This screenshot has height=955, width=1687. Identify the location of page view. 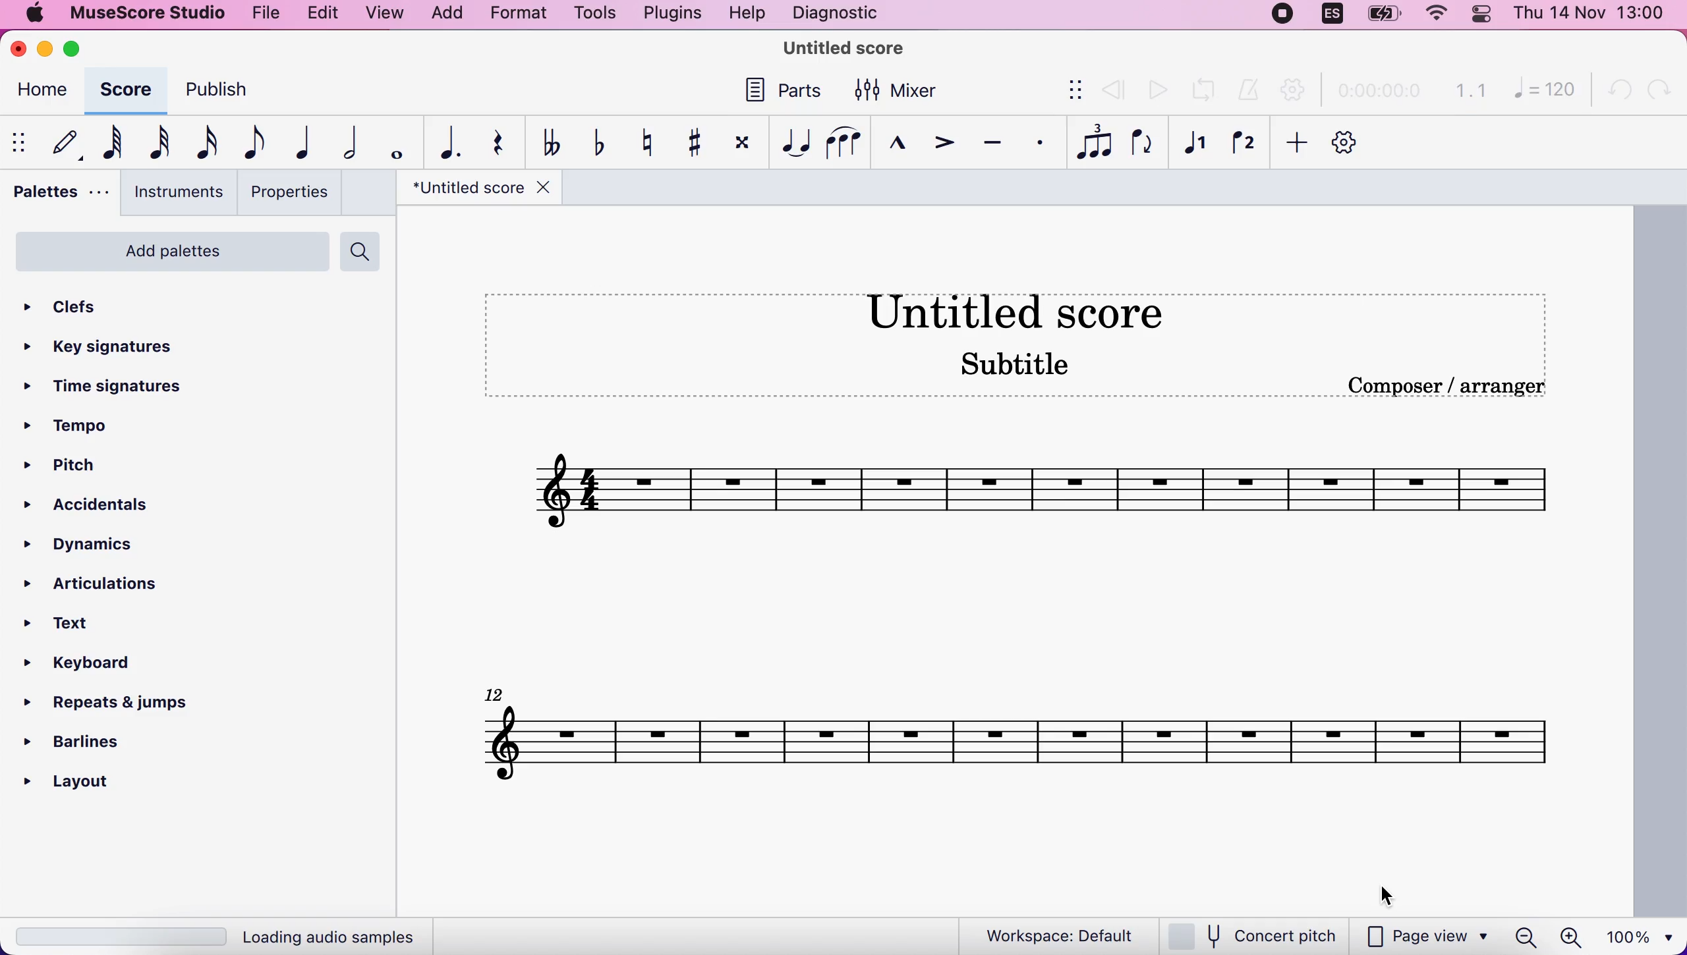
(1418, 936).